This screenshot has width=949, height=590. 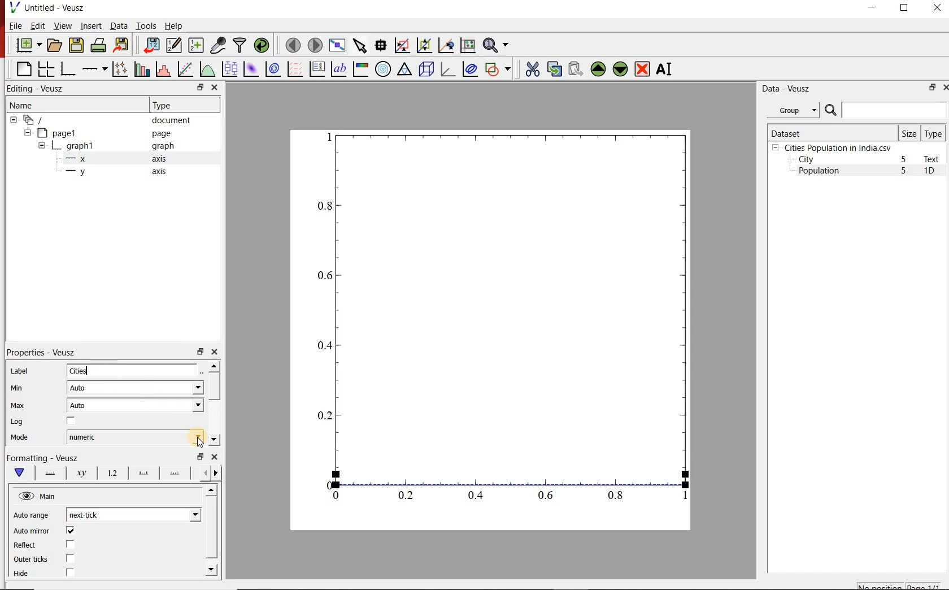 I want to click on Mode, so click(x=23, y=437).